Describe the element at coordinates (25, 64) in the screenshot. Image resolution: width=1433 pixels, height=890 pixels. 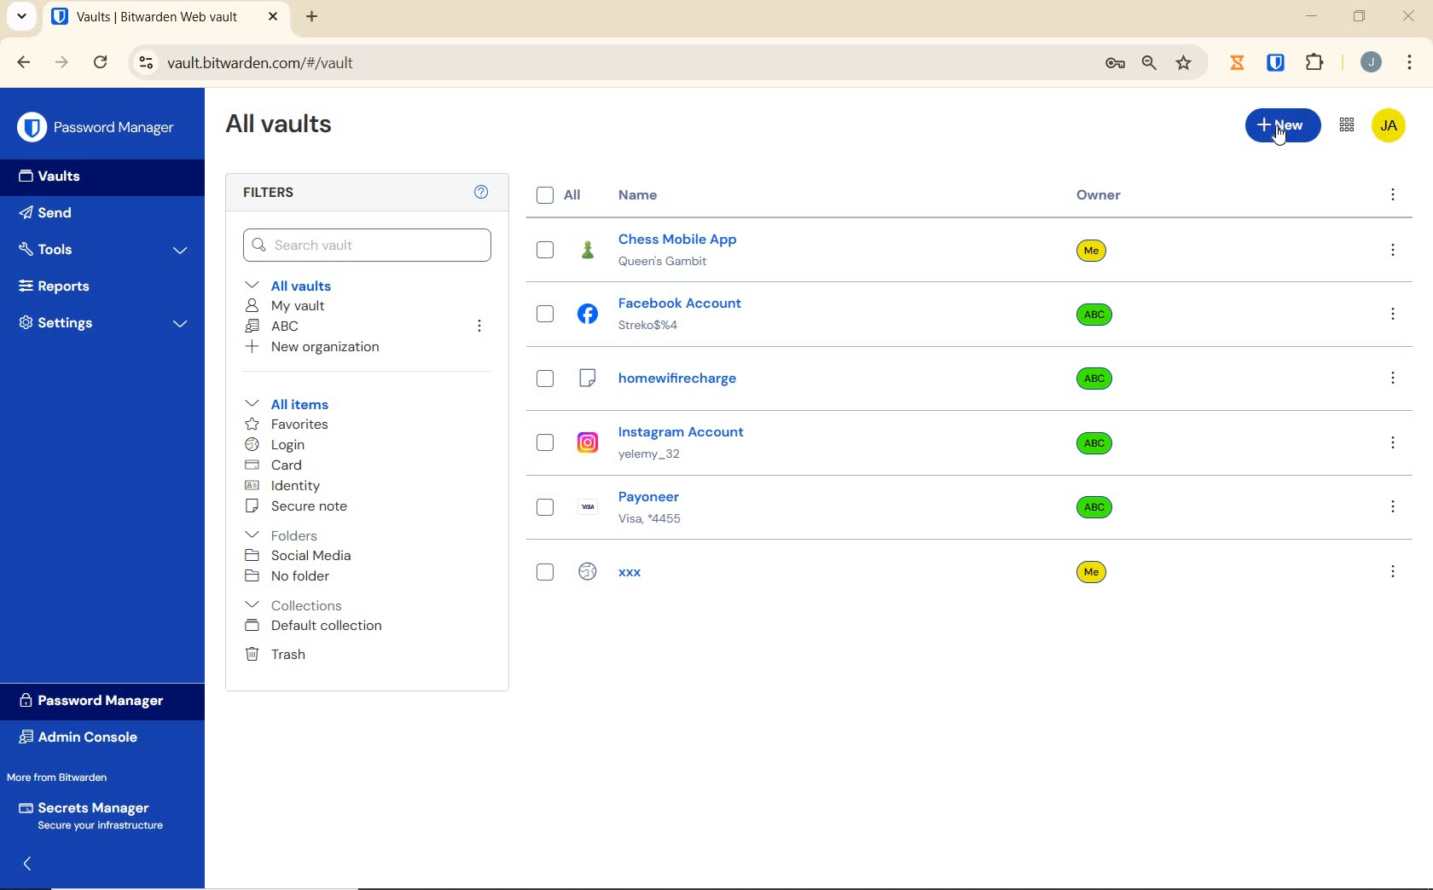
I see `backward` at that location.